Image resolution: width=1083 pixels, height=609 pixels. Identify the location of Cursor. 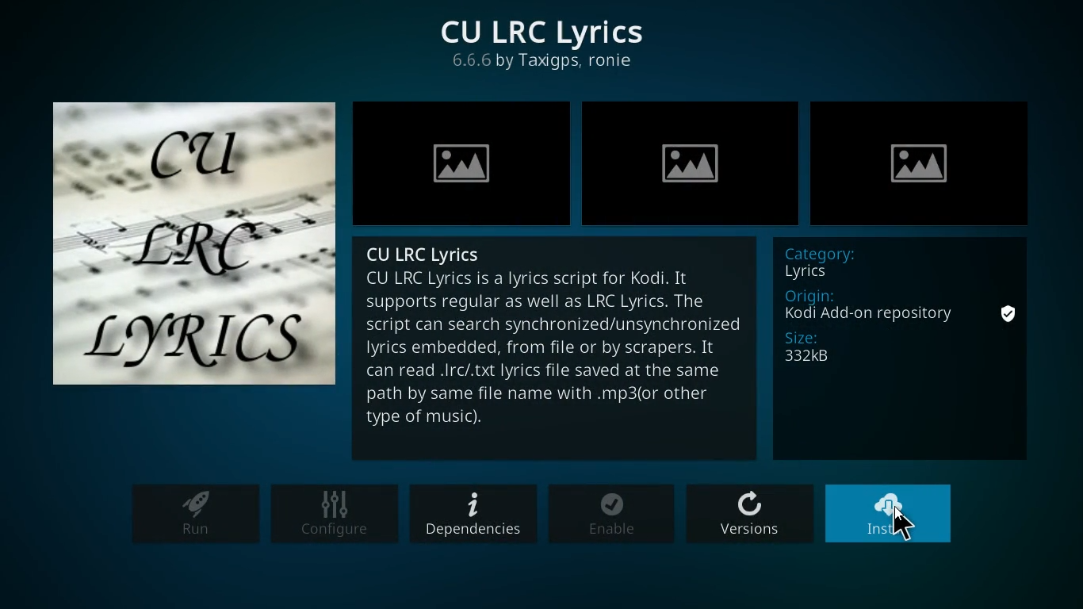
(908, 522).